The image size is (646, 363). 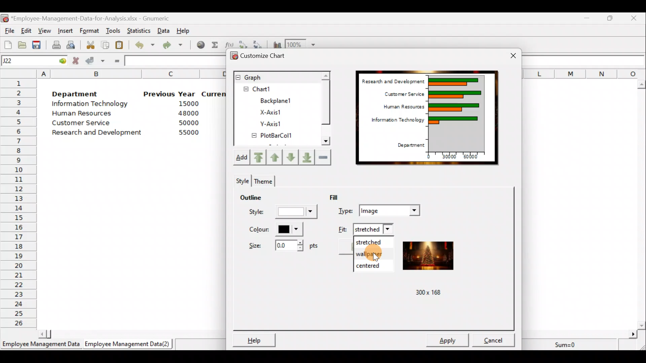 I want to click on Cut the selection, so click(x=91, y=46).